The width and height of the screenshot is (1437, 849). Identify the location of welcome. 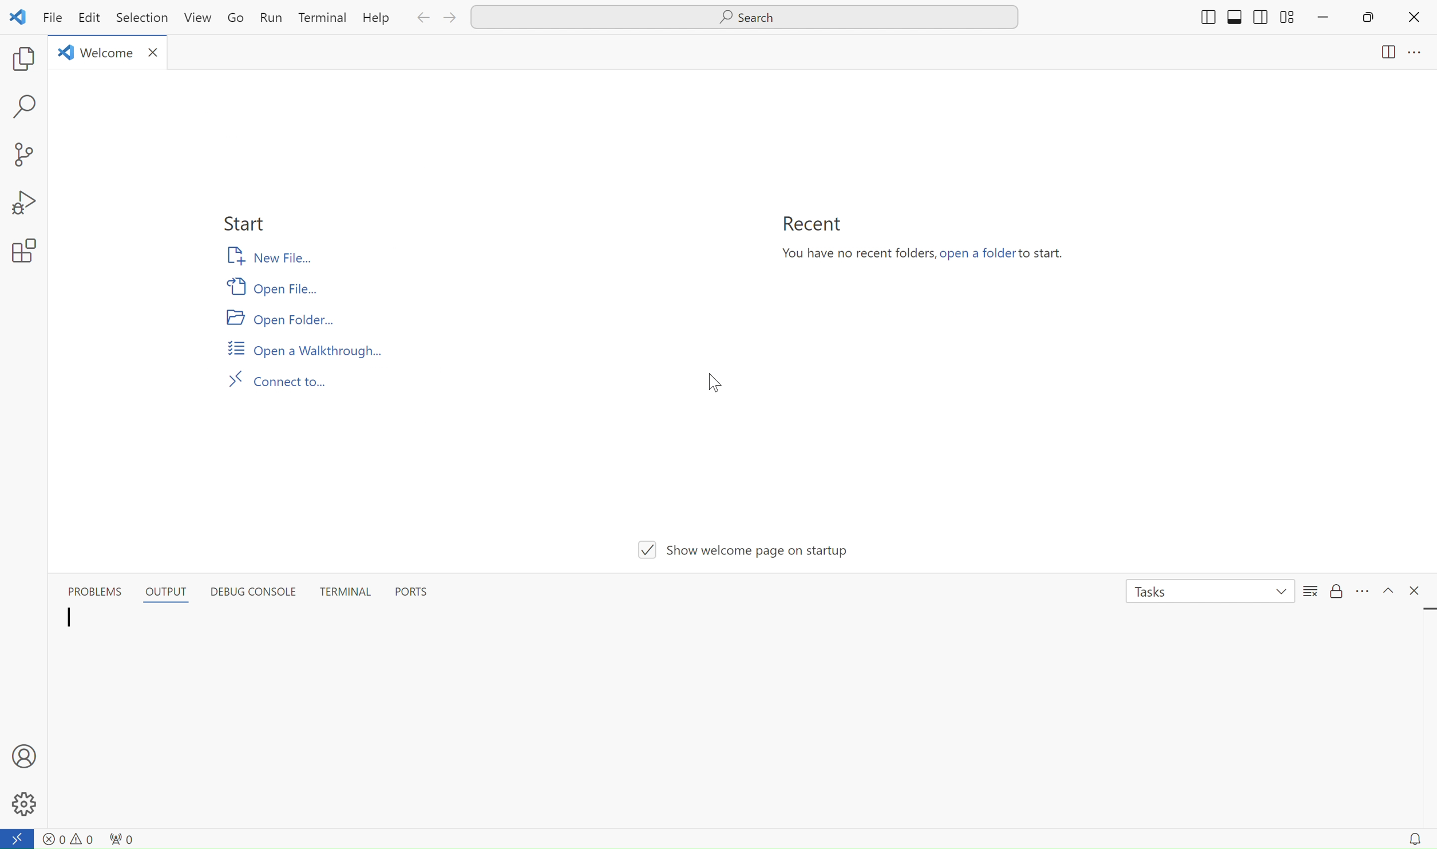
(107, 54).